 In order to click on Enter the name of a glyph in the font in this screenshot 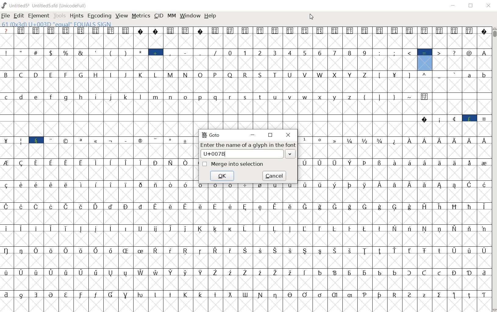, I will do `click(248, 145)`.